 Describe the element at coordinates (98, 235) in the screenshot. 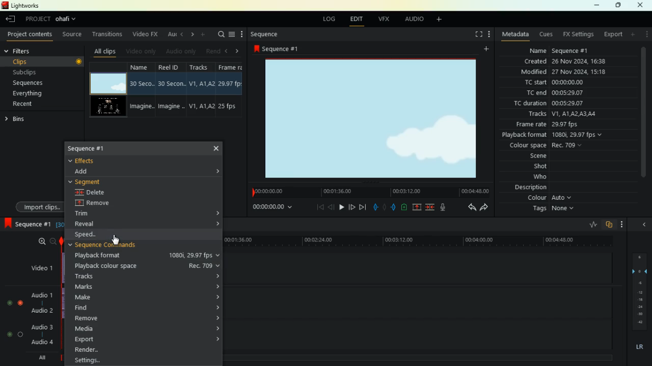

I see `speed` at that location.